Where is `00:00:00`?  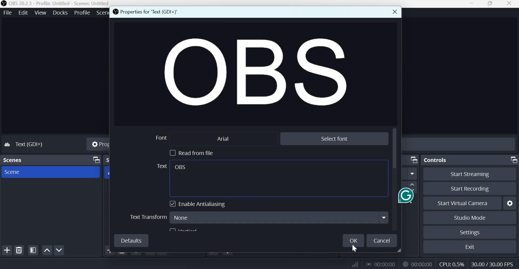 00:00:00 is located at coordinates (380, 264).